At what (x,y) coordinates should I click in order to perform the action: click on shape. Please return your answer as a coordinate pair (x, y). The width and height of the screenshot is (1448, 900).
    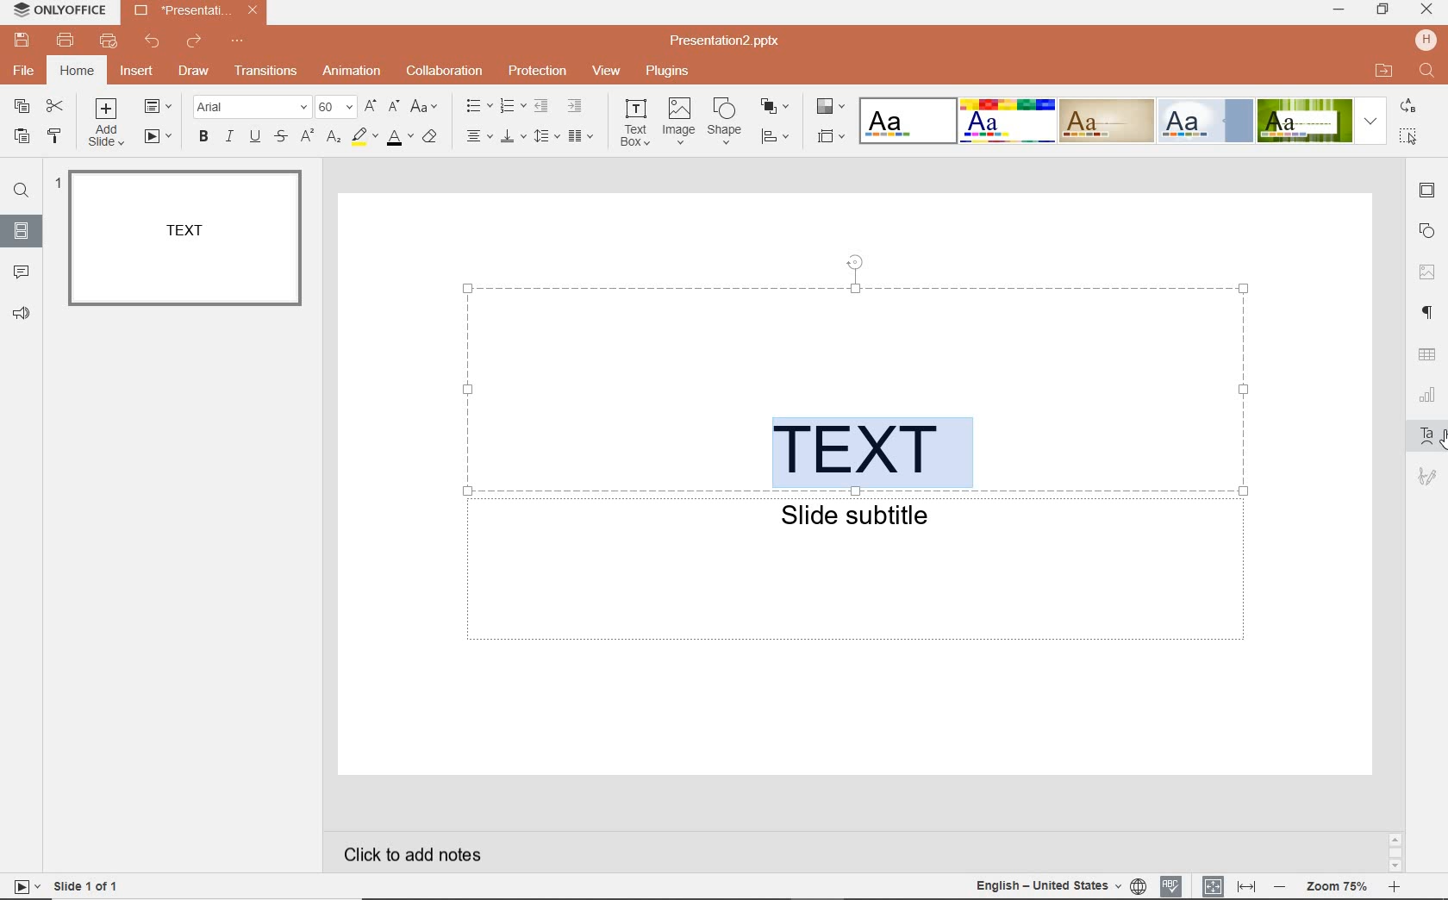
    Looking at the image, I should click on (727, 122).